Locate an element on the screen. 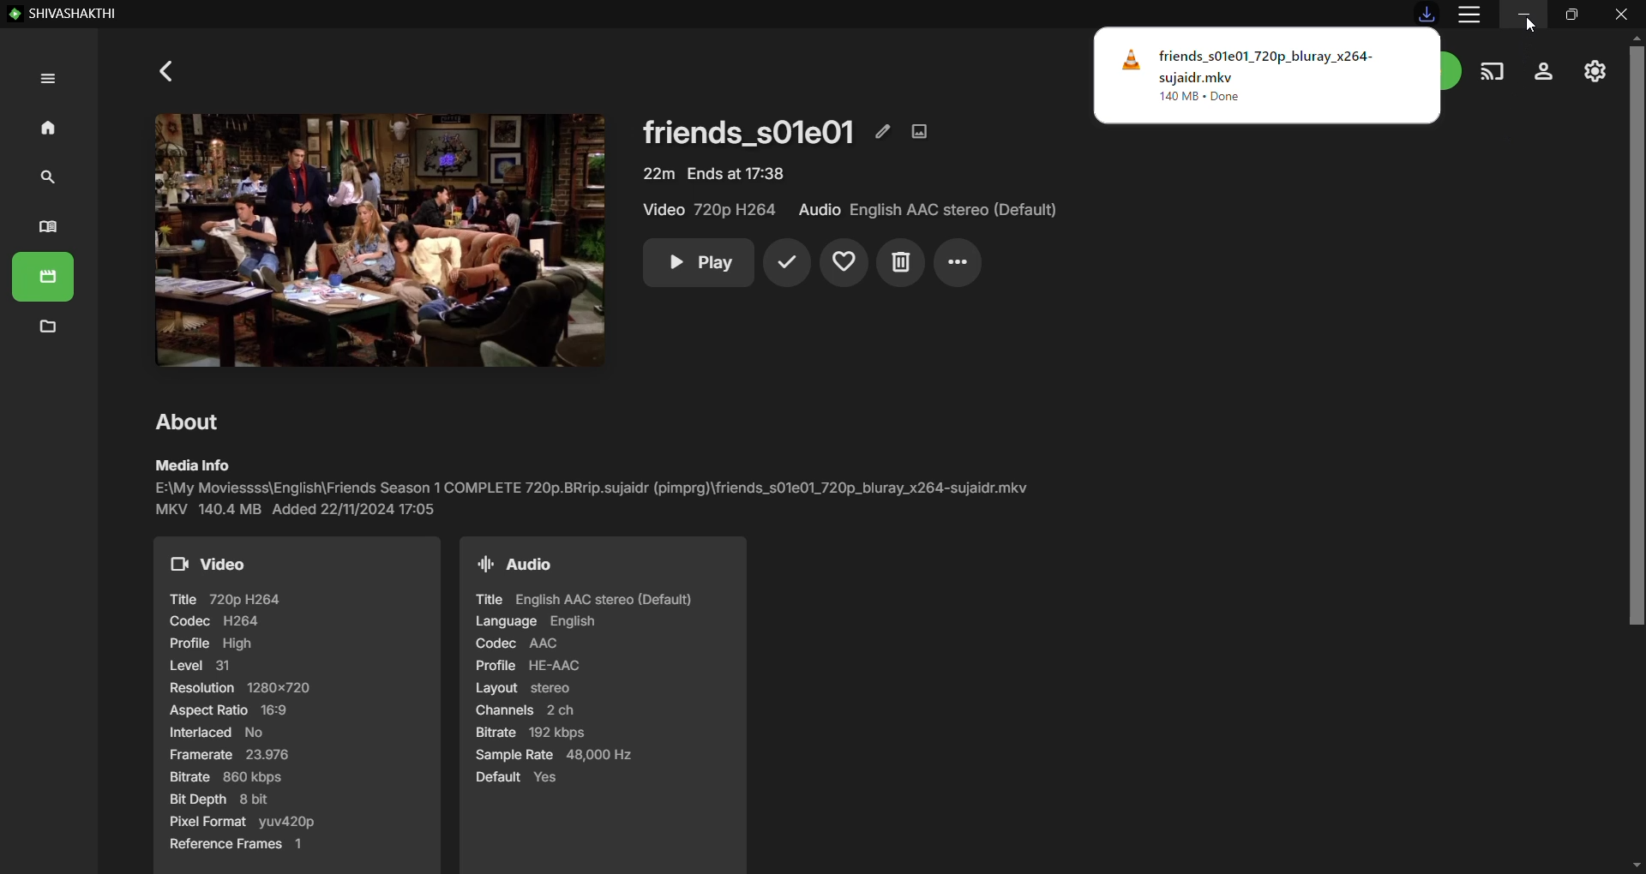  Delete is located at coordinates (900, 263).